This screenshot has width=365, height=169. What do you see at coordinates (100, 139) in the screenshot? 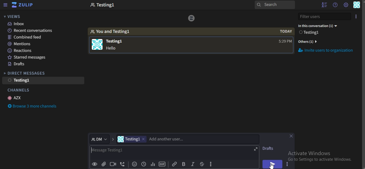
I see `DM` at bounding box center [100, 139].